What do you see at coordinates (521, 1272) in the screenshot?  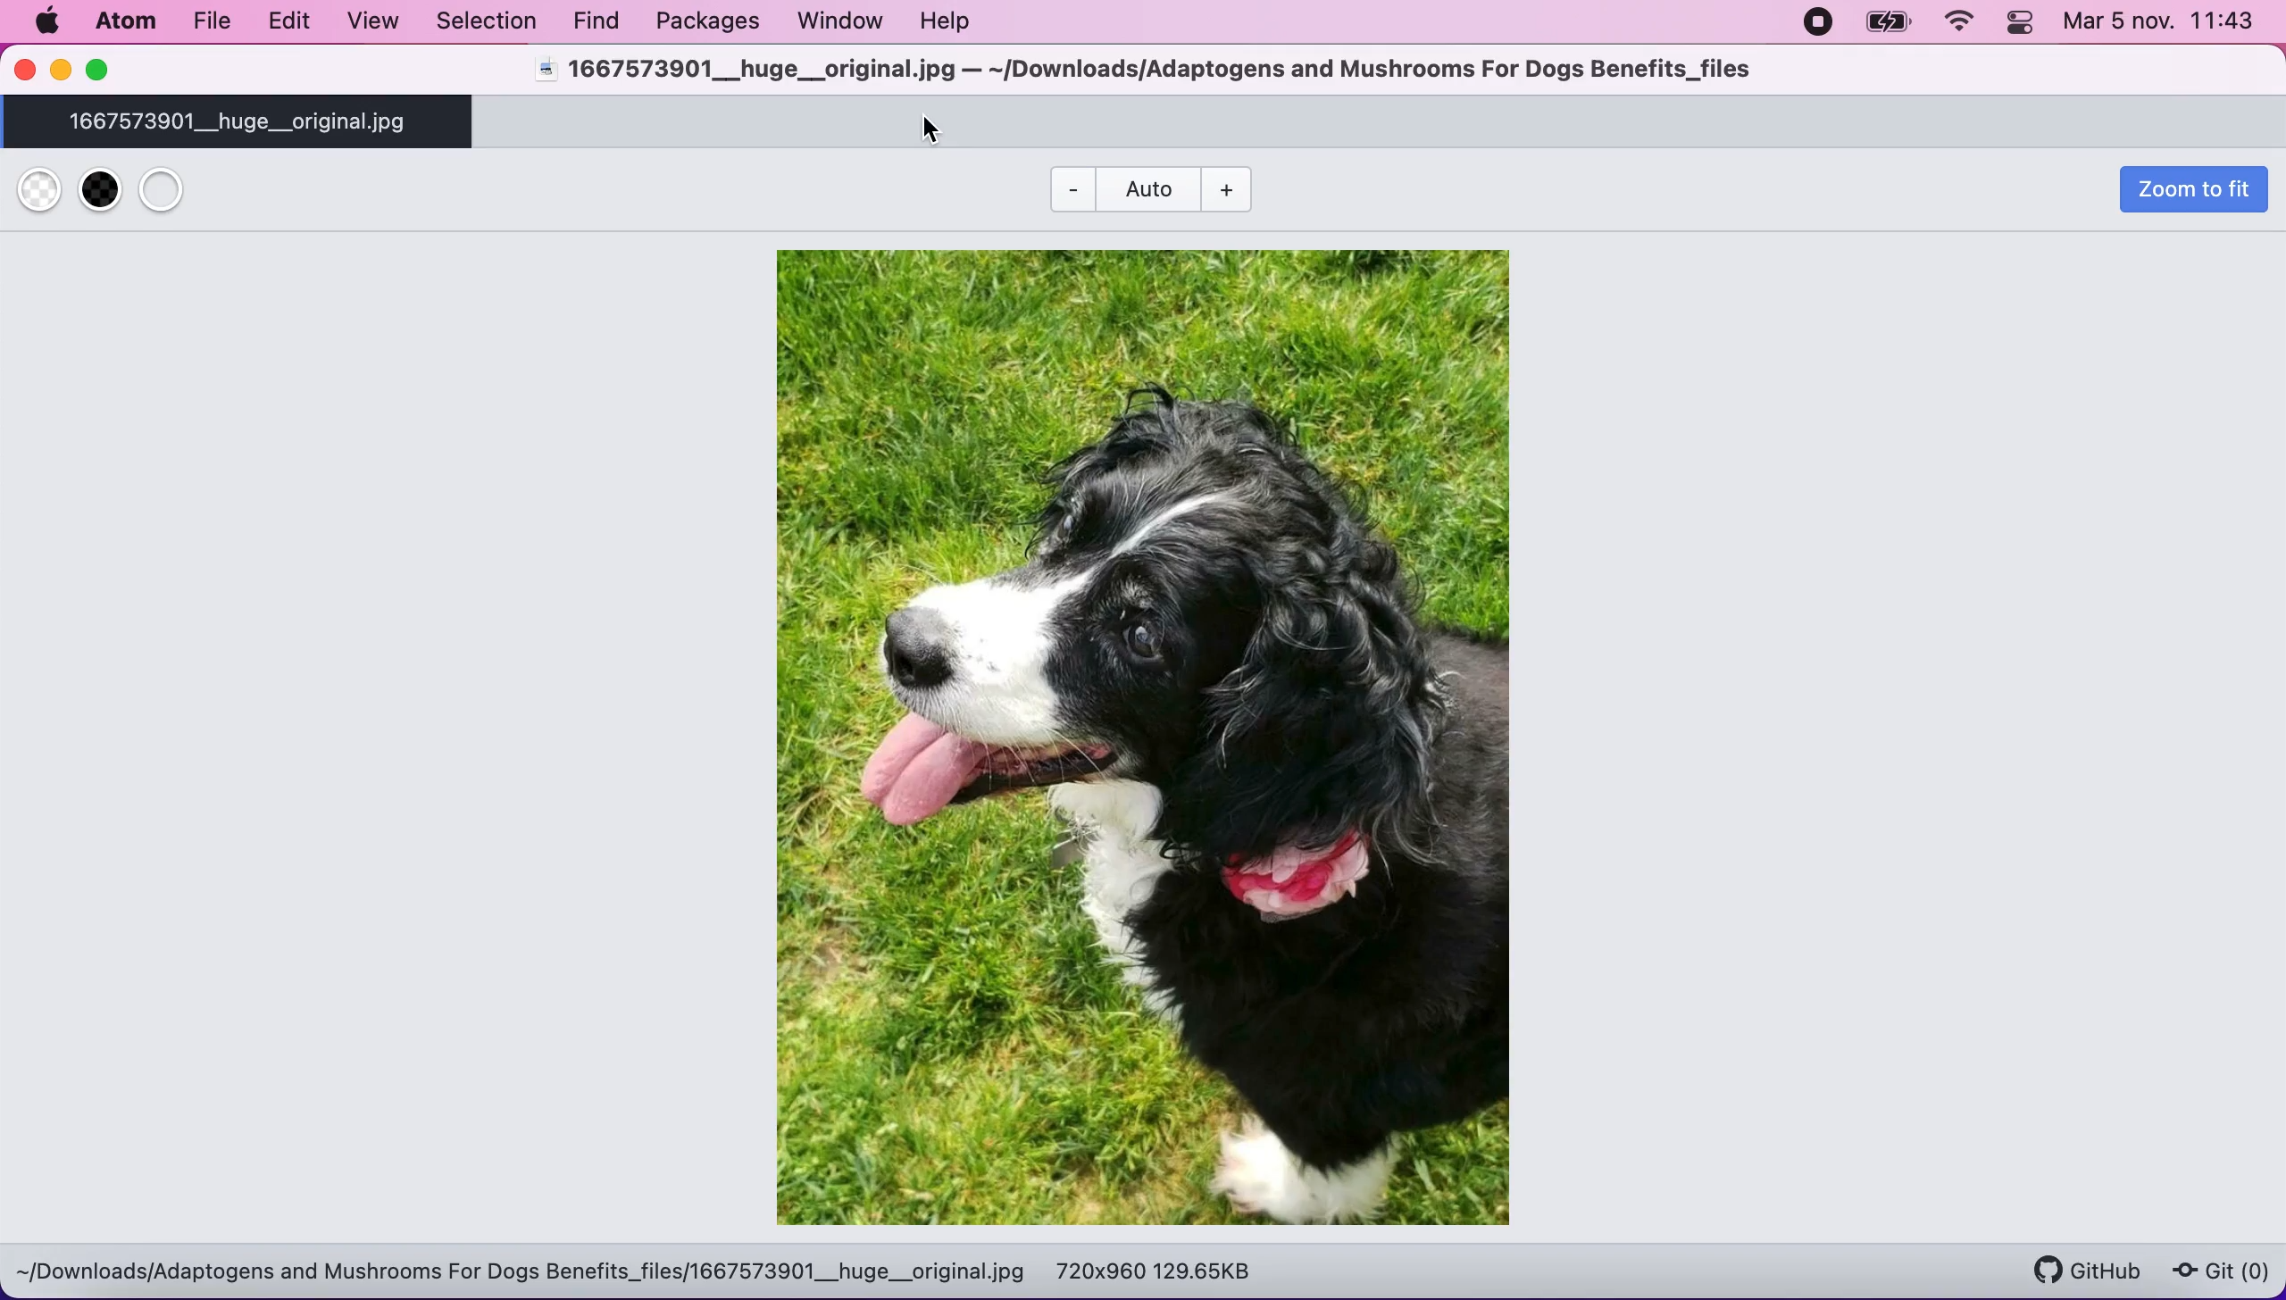 I see `~[/Downloads/Adaptogens and Mushrooms For Dogs Benefits_files/1667573901__huge__original.jpg` at bounding box center [521, 1272].